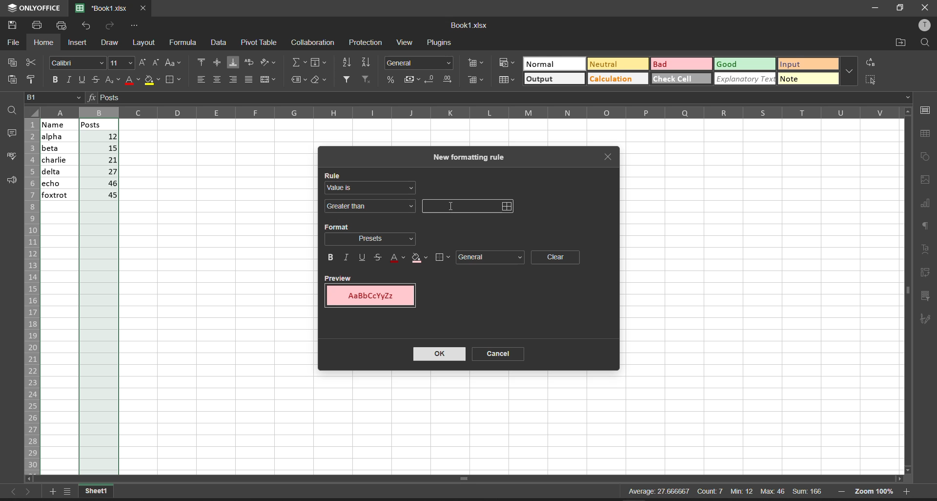 The width and height of the screenshot is (937, 501). Describe the element at coordinates (143, 7) in the screenshot. I see `close tab` at that location.